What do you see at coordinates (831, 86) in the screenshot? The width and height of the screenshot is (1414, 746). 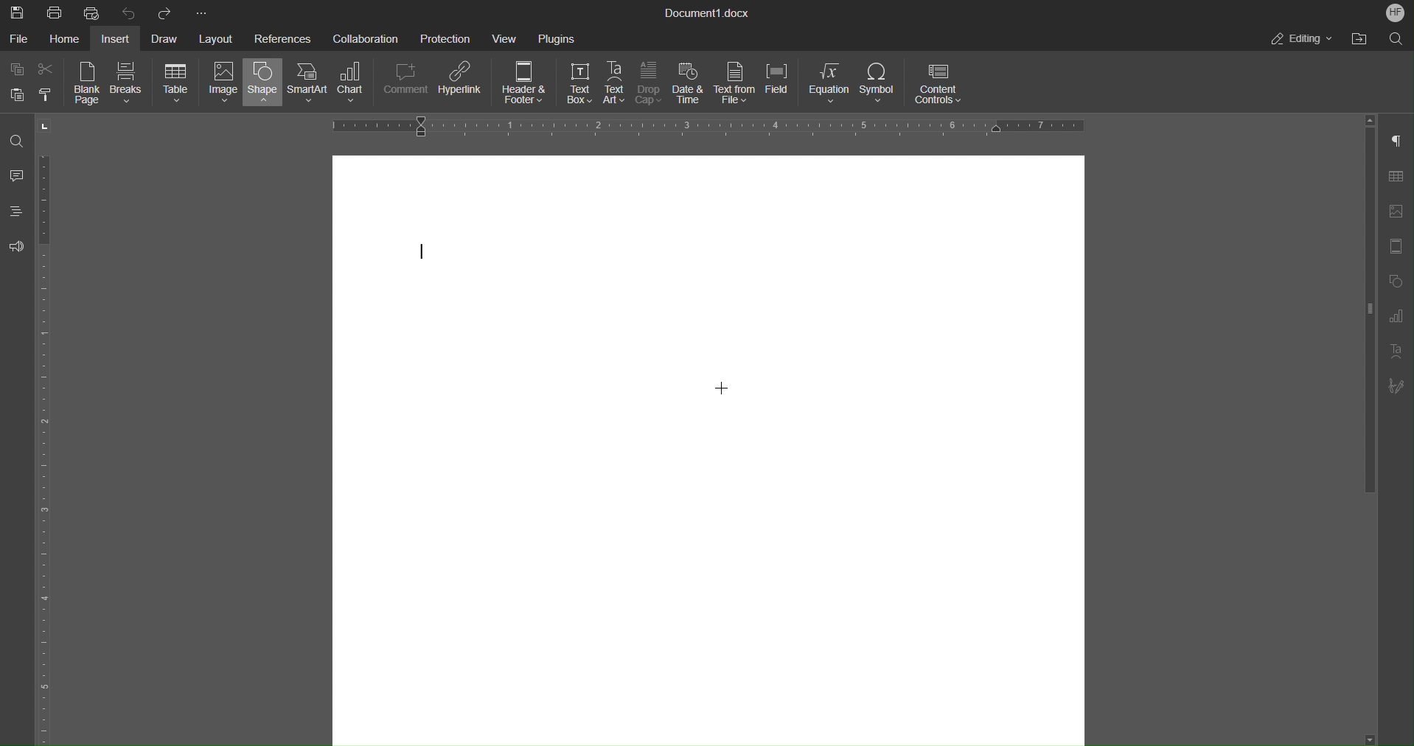 I see `Equation` at bounding box center [831, 86].